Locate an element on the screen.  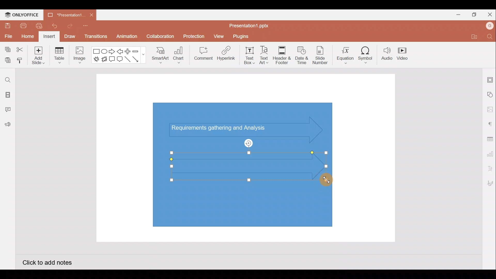
Text Art is located at coordinates (266, 54).